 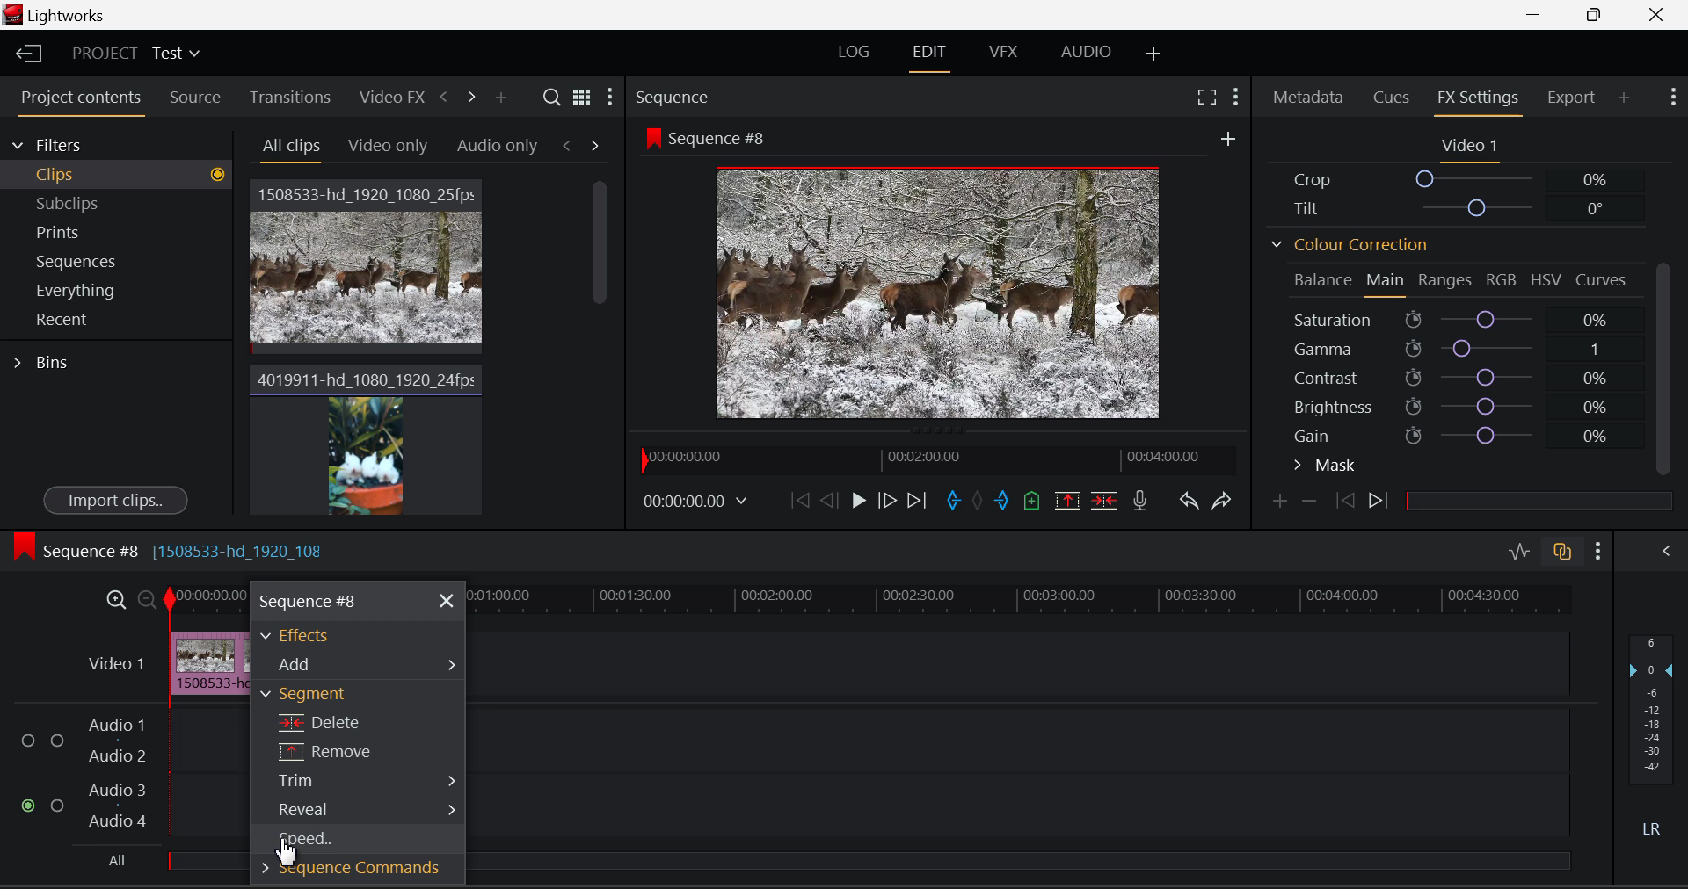 I want to click on Mask, so click(x=1325, y=466).